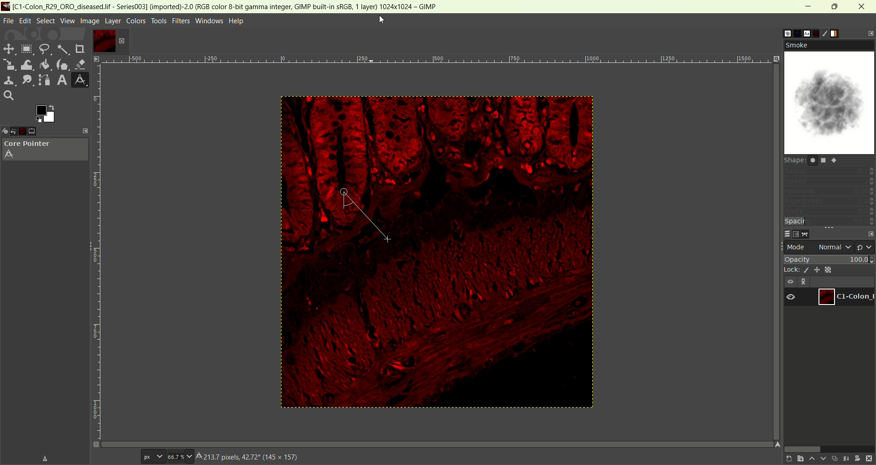  Describe the element at coordinates (9, 21) in the screenshot. I see `file` at that location.